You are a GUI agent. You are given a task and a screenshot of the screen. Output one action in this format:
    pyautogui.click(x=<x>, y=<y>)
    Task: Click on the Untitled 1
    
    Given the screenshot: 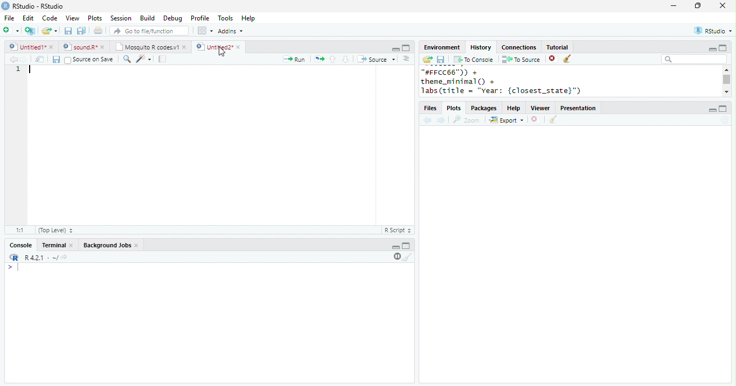 What is the action you would take?
    pyautogui.click(x=26, y=46)
    